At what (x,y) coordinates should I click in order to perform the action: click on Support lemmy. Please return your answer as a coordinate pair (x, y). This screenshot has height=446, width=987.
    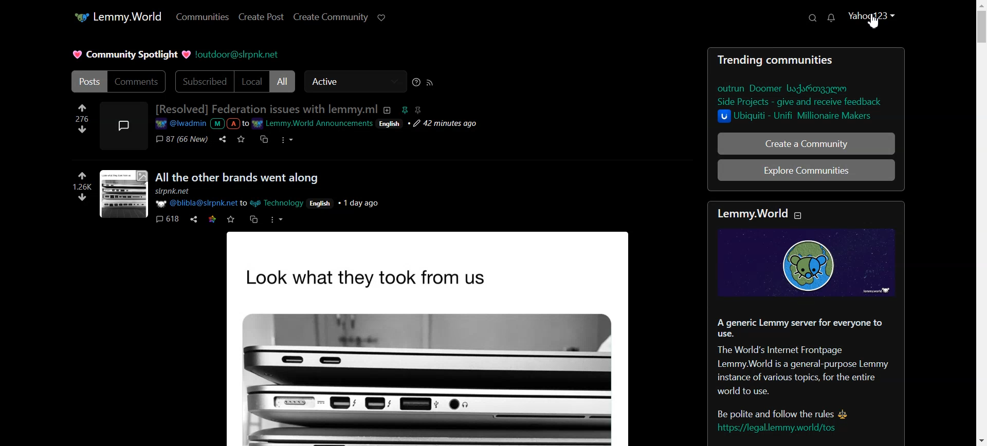
    Looking at the image, I should click on (381, 17).